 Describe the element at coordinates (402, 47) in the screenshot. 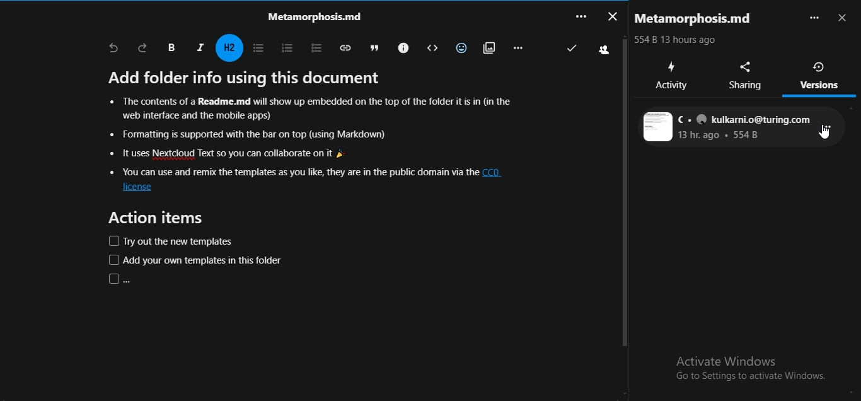

I see `callouts` at that location.